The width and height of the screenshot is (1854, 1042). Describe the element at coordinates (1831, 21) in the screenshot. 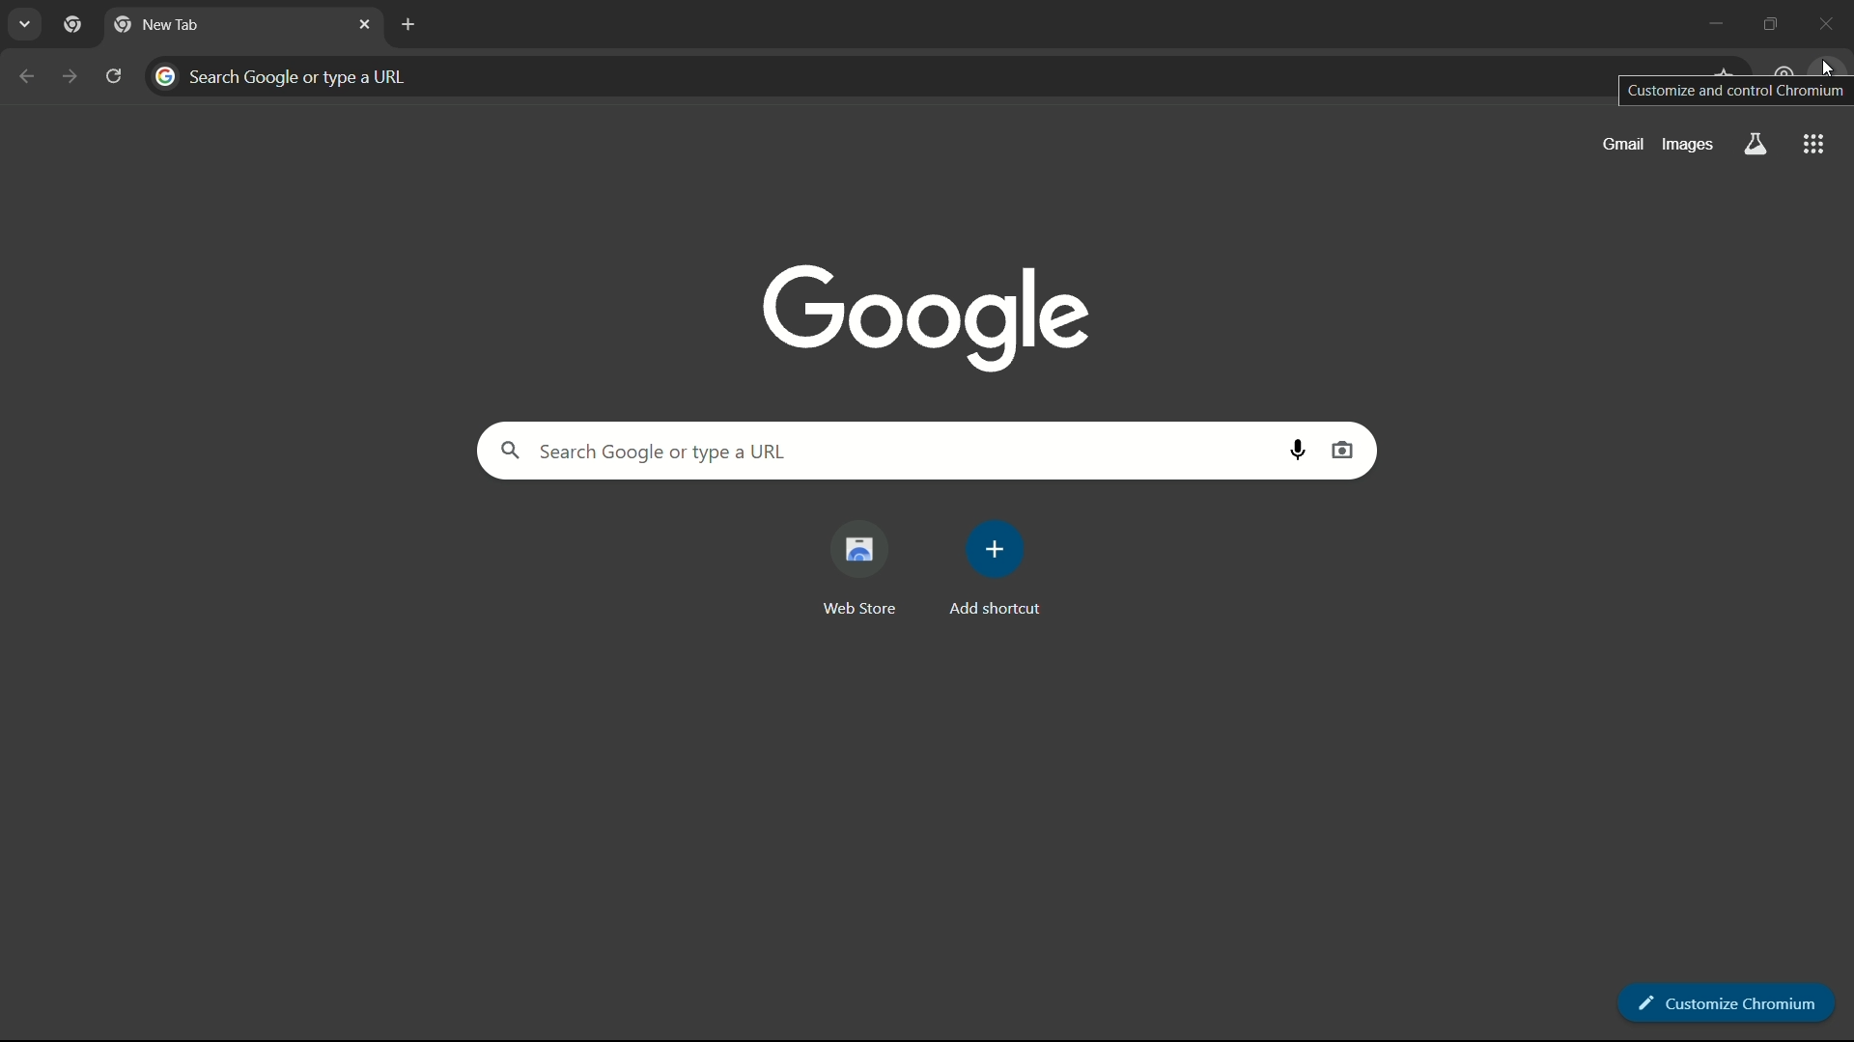

I see `close app` at that location.